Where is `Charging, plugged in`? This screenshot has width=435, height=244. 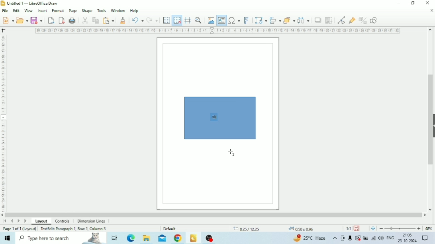
Charging, plugged in is located at coordinates (365, 238).